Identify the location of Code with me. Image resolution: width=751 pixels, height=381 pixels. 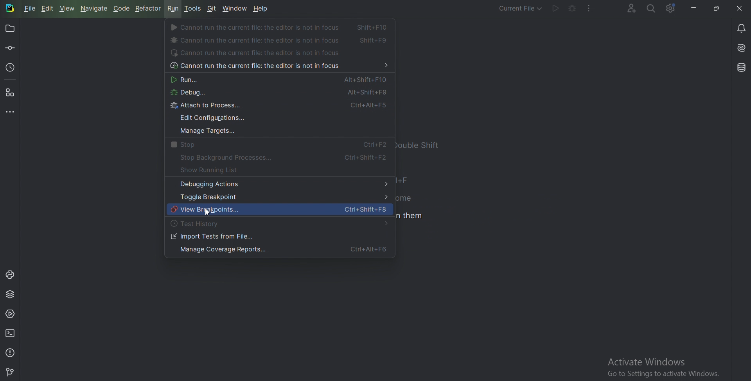
(631, 9).